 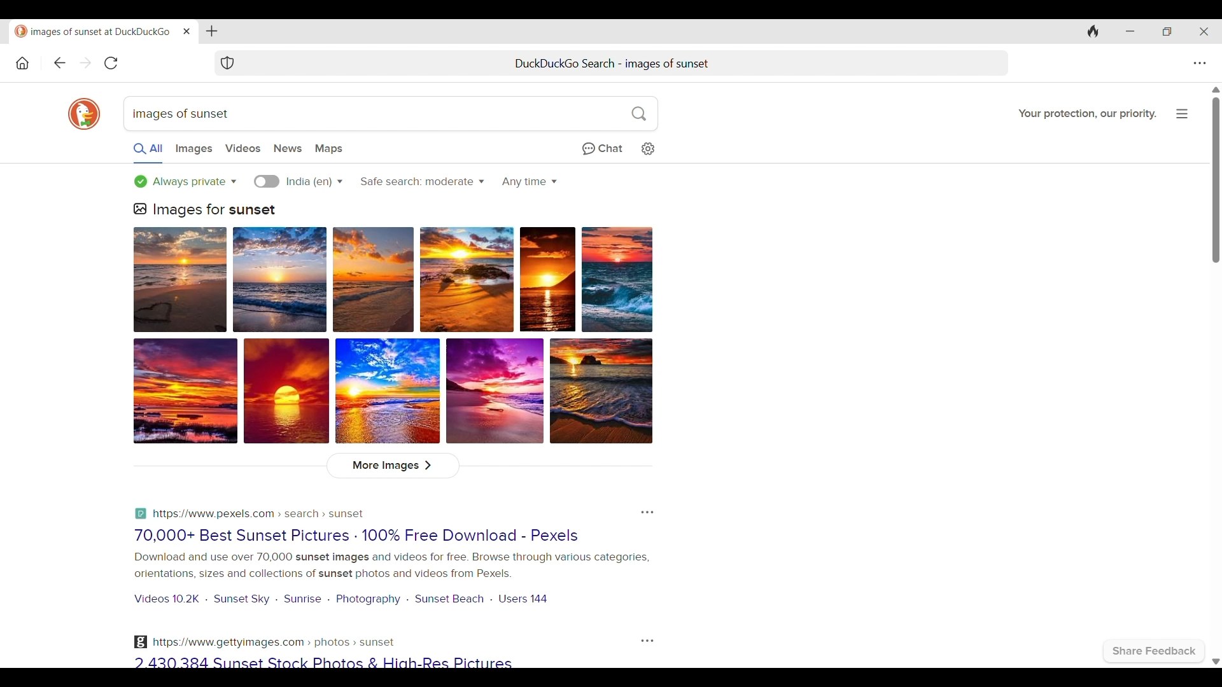 What do you see at coordinates (227, 63) in the screenshot?
I see `Browser protection` at bounding box center [227, 63].